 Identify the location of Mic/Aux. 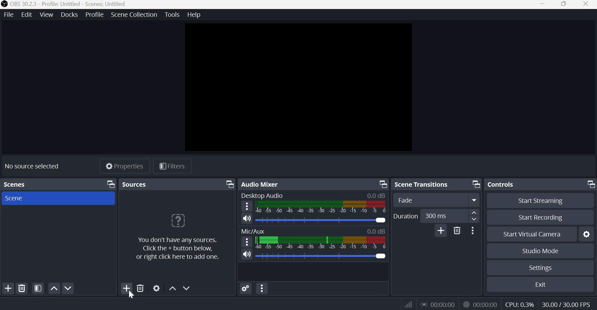
(253, 231).